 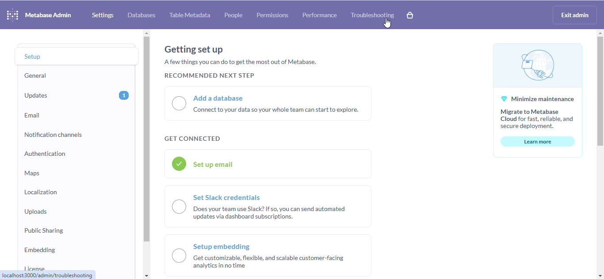 I want to click on permissions, so click(x=273, y=15).